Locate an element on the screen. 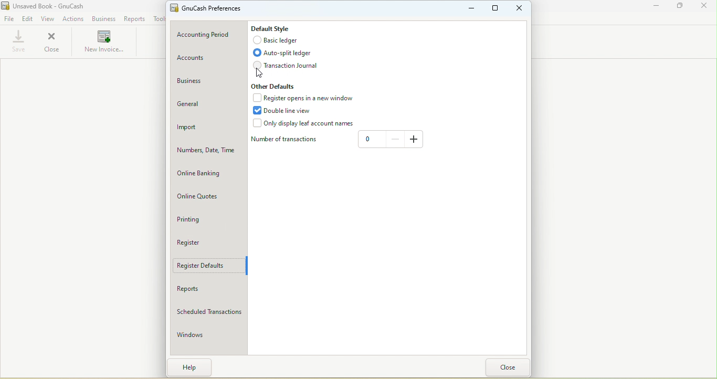 This screenshot has width=717, height=379. Double line view is located at coordinates (283, 111).